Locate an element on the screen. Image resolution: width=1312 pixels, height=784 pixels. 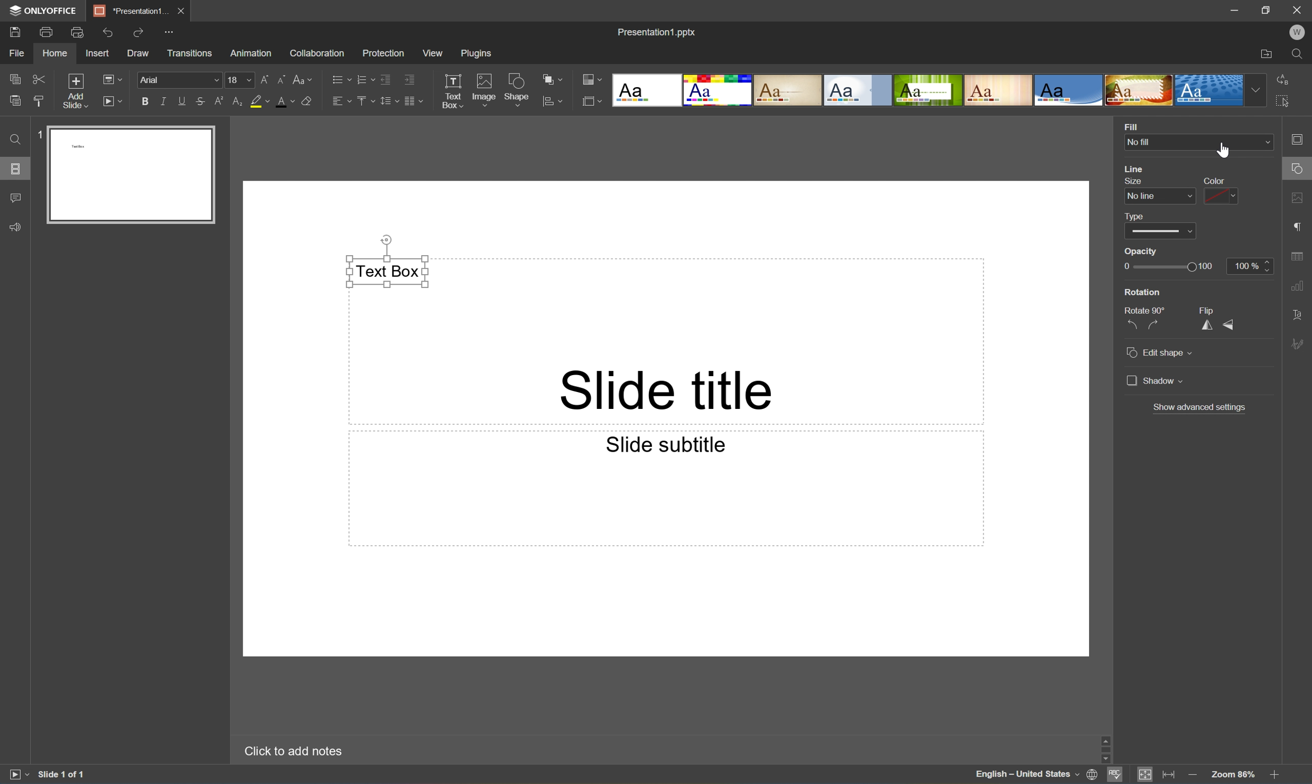
Open file location is located at coordinates (1267, 53).